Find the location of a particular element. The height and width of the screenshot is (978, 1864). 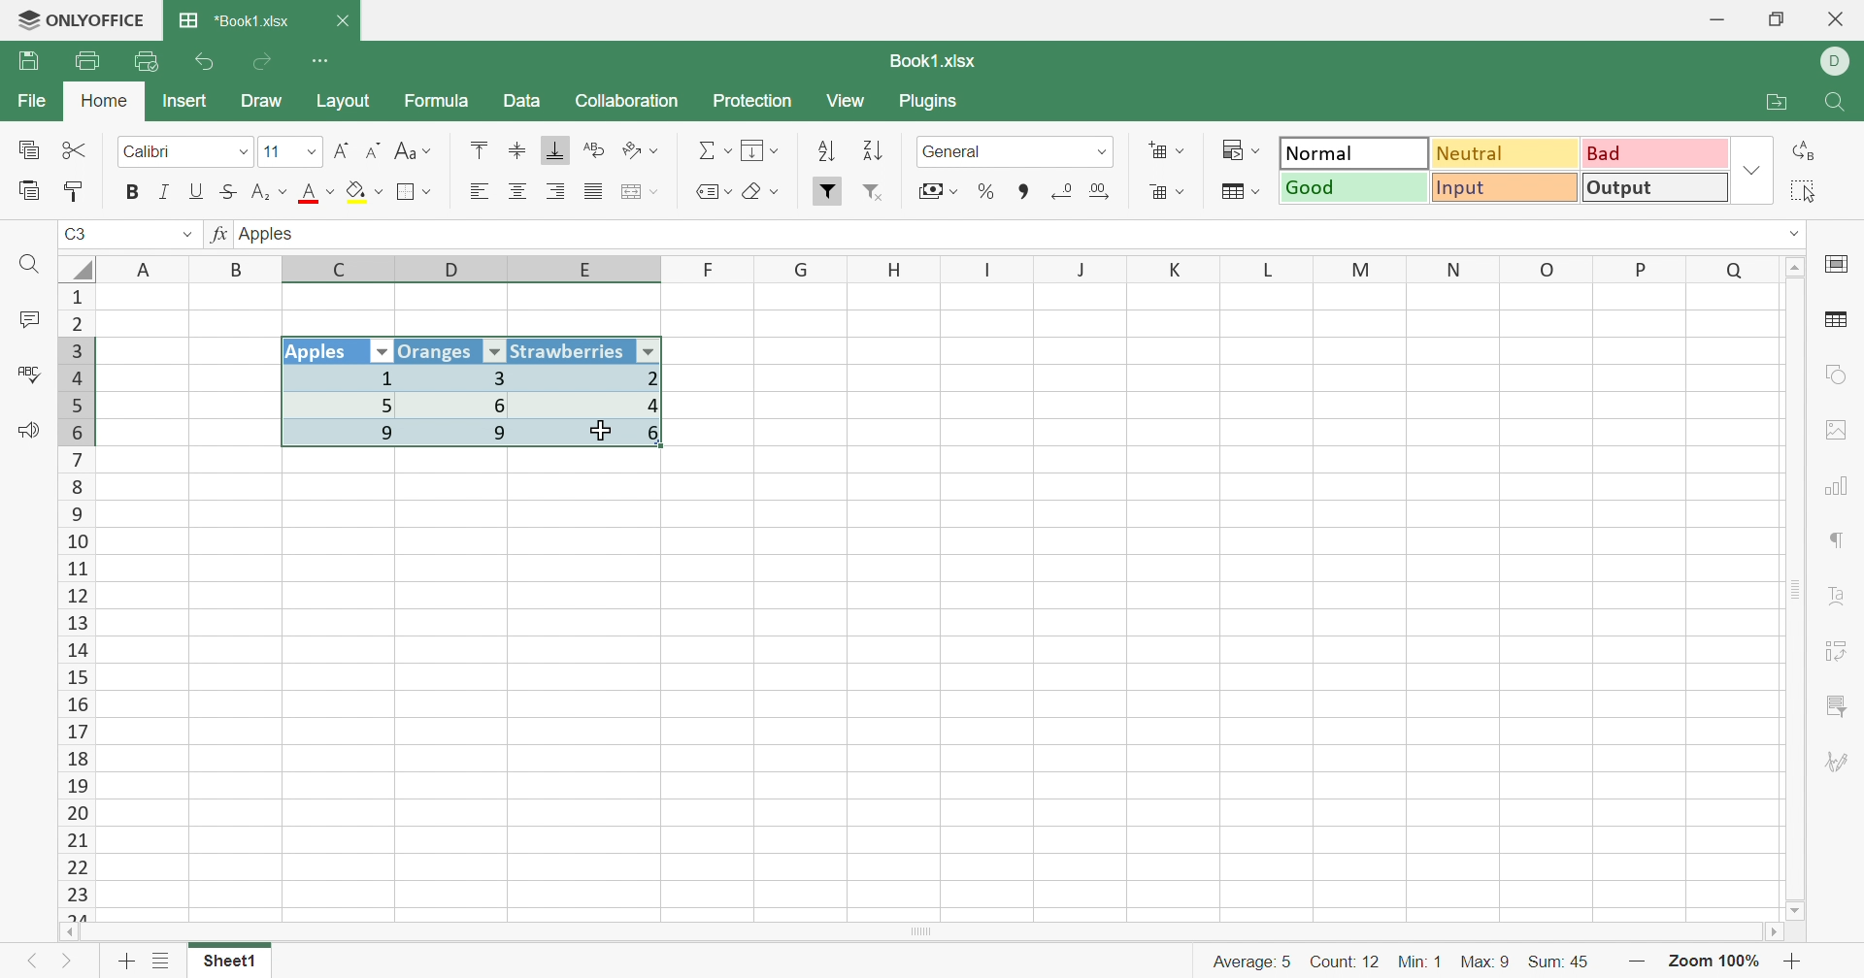

Align Bottom is located at coordinates (556, 150).